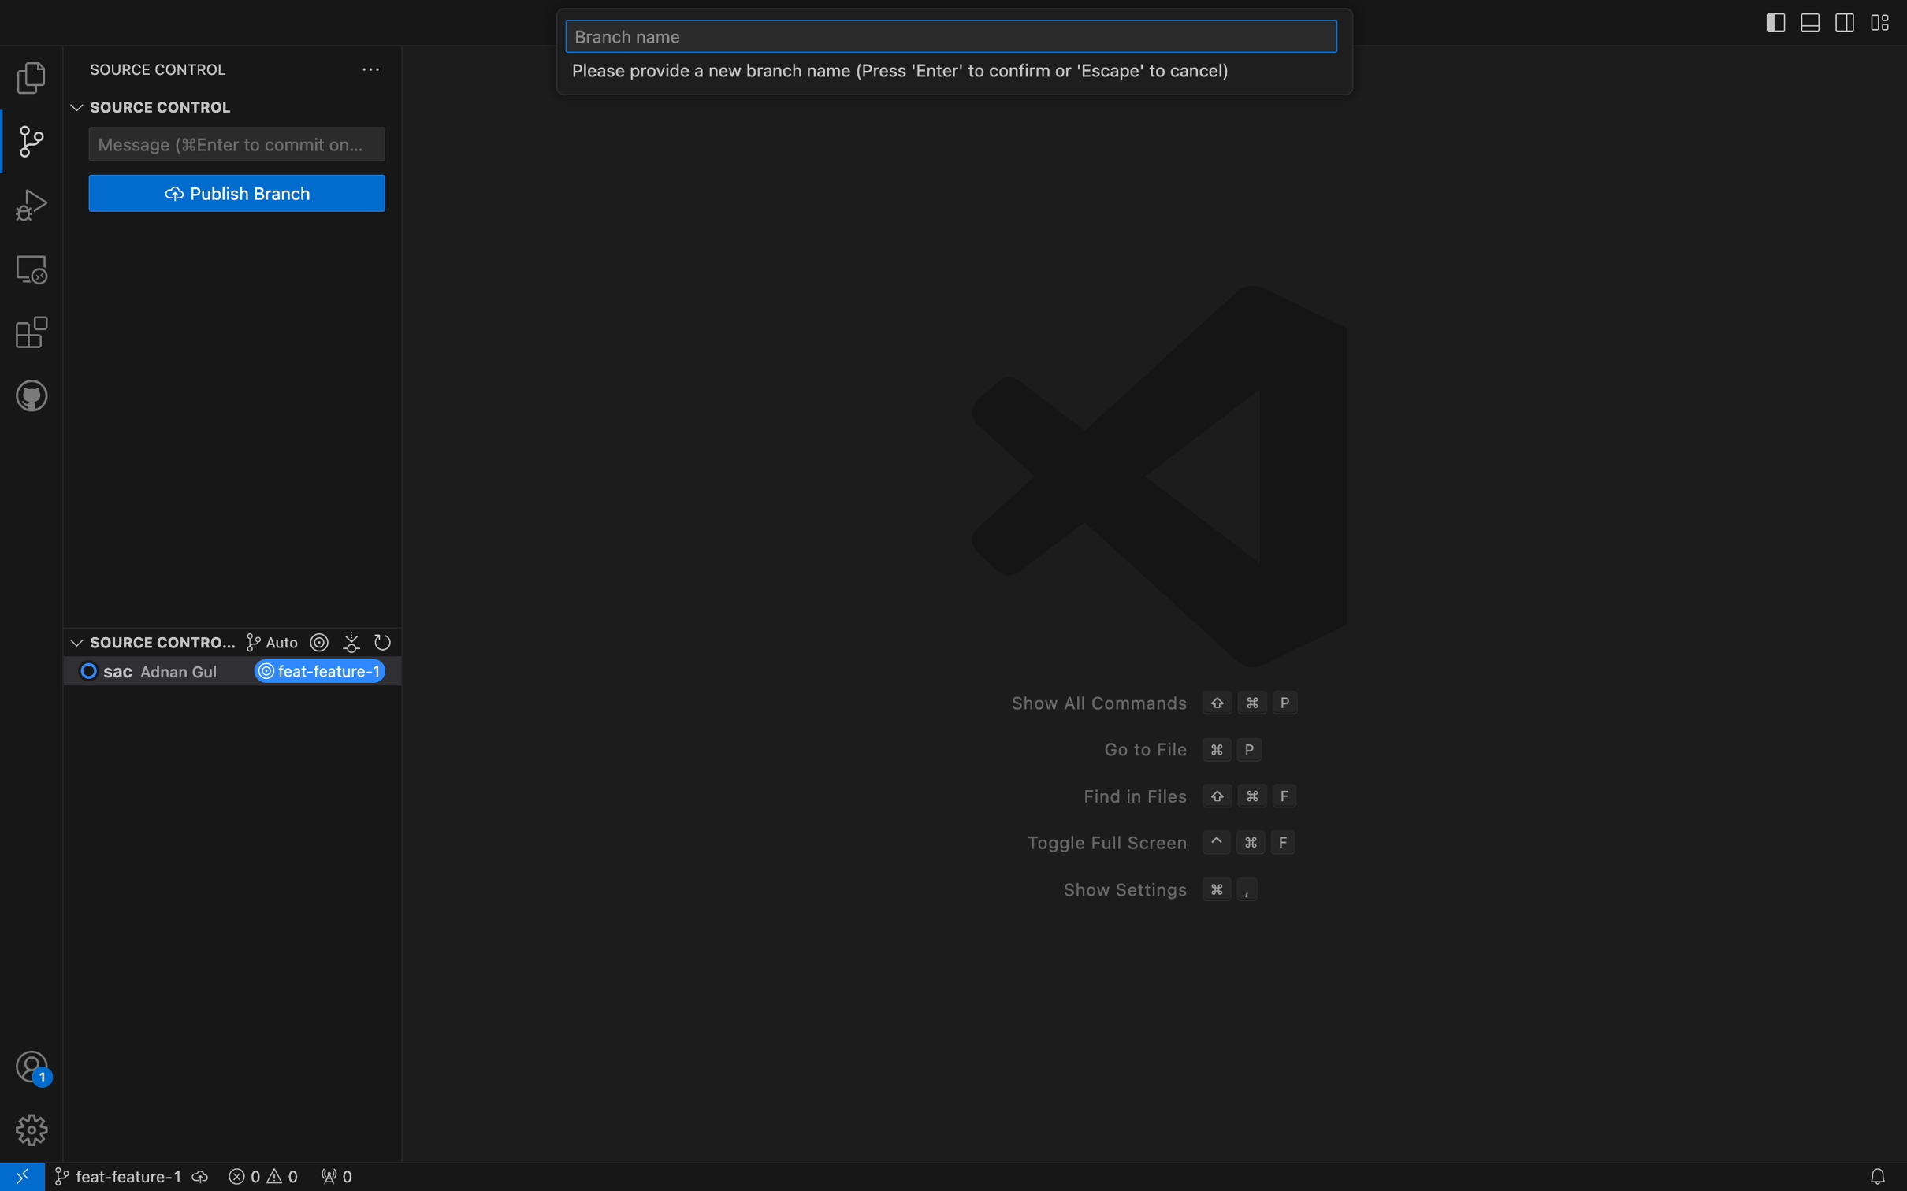  What do you see at coordinates (240, 194) in the screenshot?
I see `publish` at bounding box center [240, 194].